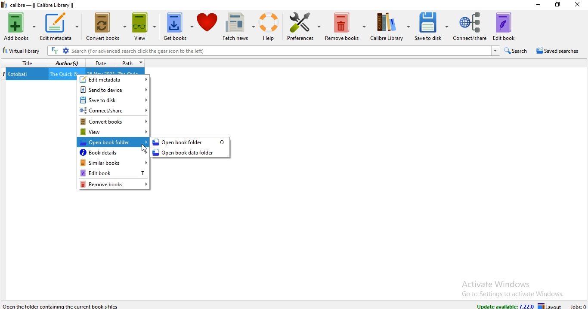 The height and width of the screenshot is (309, 588). Describe the element at coordinates (105, 28) in the screenshot. I see `convert books` at that location.